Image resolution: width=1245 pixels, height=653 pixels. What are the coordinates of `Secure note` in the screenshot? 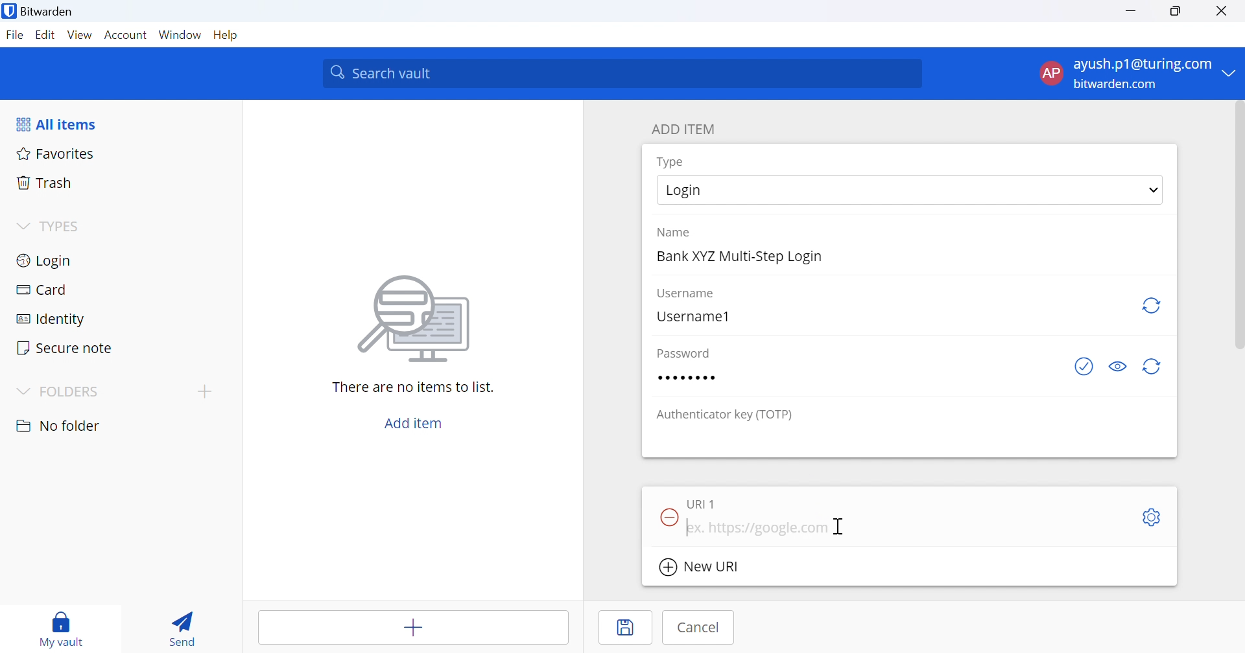 It's located at (67, 349).